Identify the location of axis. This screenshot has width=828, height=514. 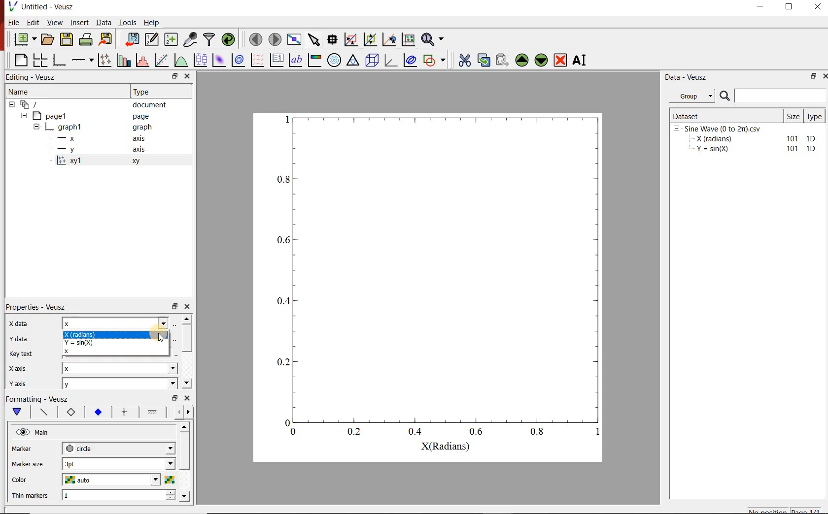
(138, 149).